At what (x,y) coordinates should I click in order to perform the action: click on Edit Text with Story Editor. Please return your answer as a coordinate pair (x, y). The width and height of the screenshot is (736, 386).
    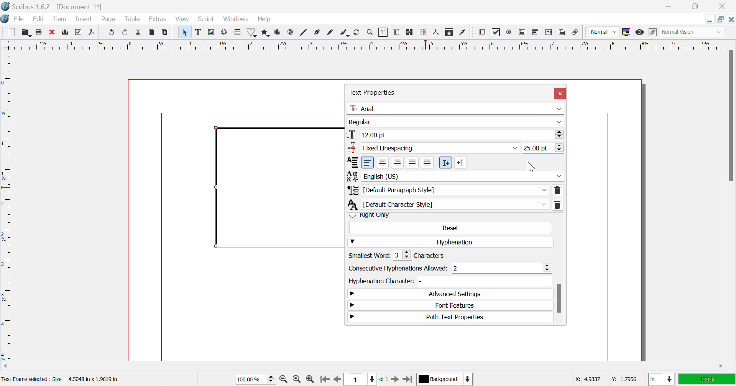
    Looking at the image, I should click on (397, 33).